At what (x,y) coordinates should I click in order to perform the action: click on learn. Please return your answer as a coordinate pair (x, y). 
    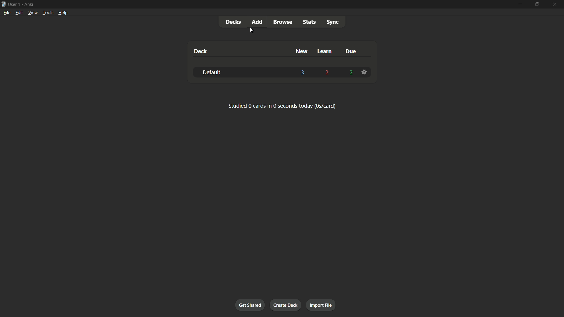
    Looking at the image, I should click on (325, 52).